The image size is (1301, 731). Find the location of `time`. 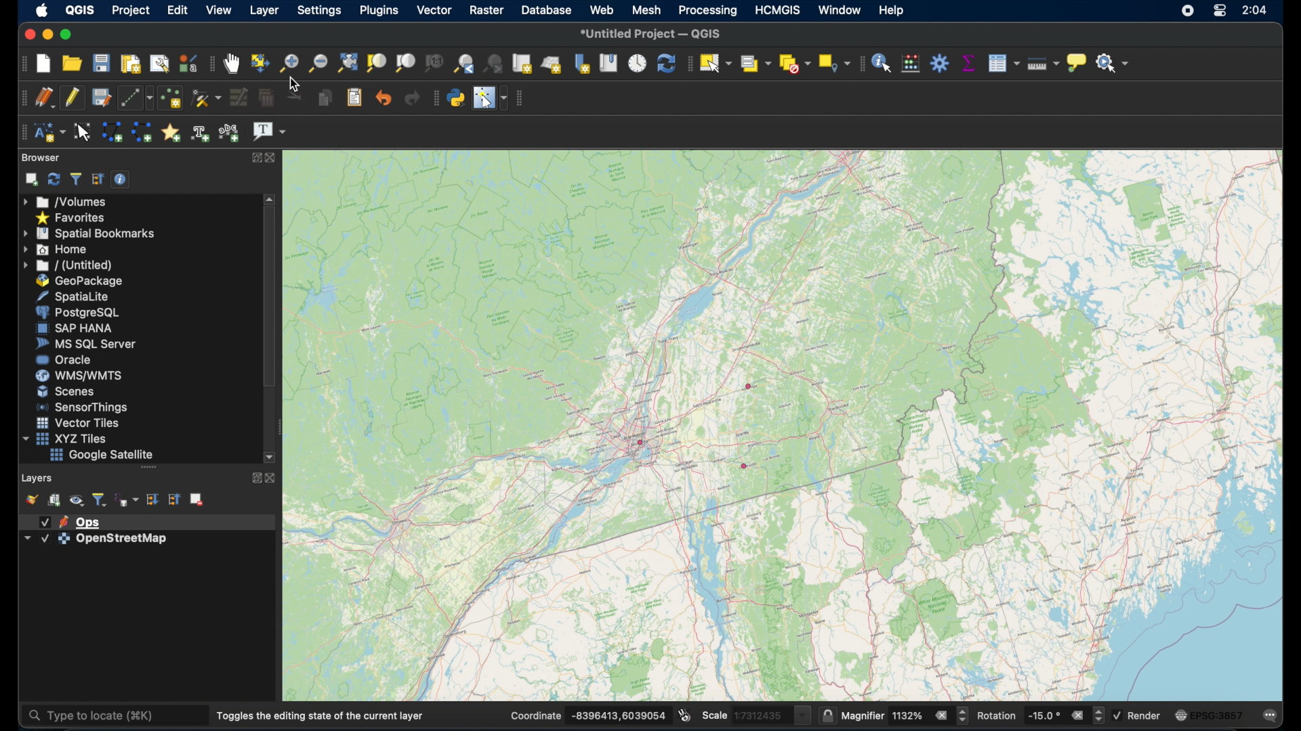

time is located at coordinates (1254, 9).